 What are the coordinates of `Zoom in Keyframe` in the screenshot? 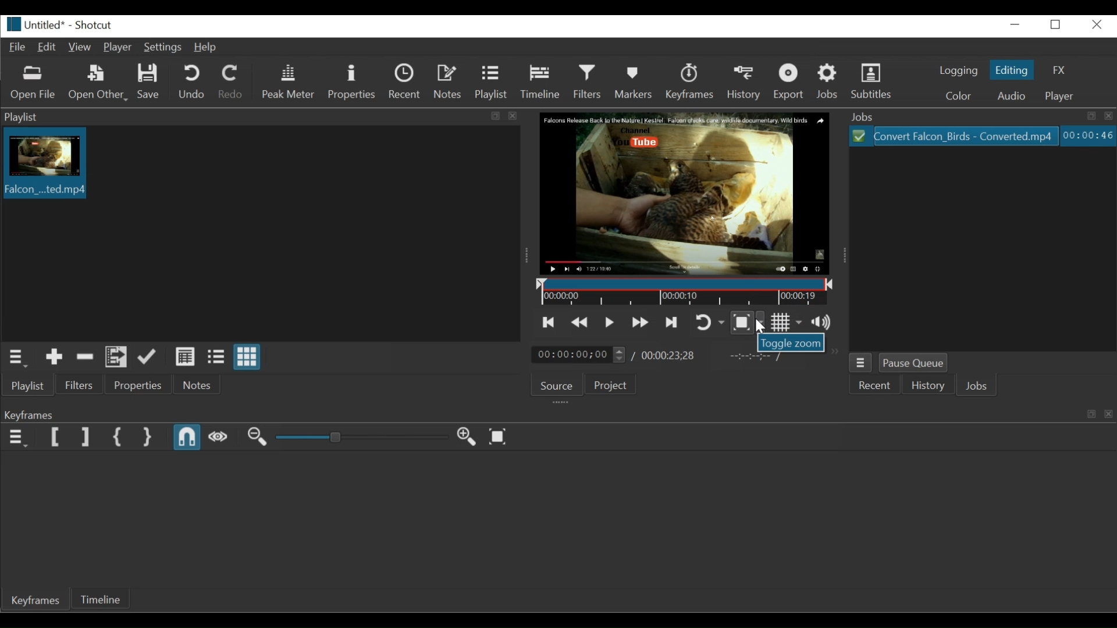 It's located at (258, 438).